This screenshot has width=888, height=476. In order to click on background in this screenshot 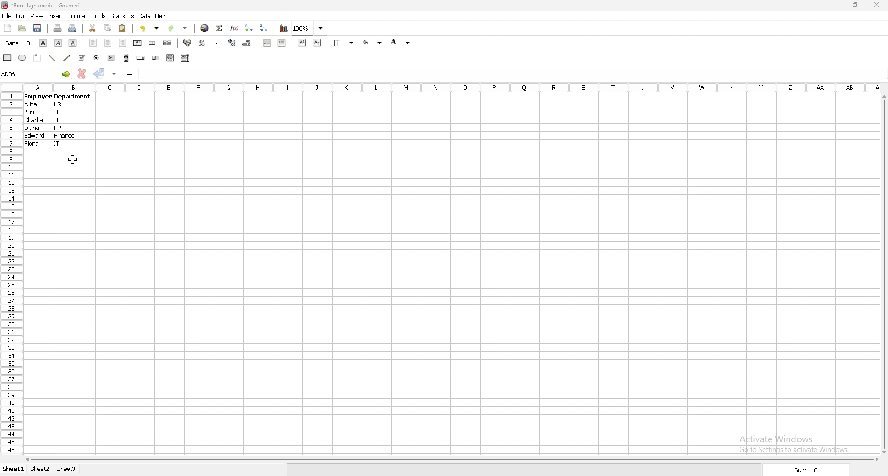, I will do `click(401, 43)`.